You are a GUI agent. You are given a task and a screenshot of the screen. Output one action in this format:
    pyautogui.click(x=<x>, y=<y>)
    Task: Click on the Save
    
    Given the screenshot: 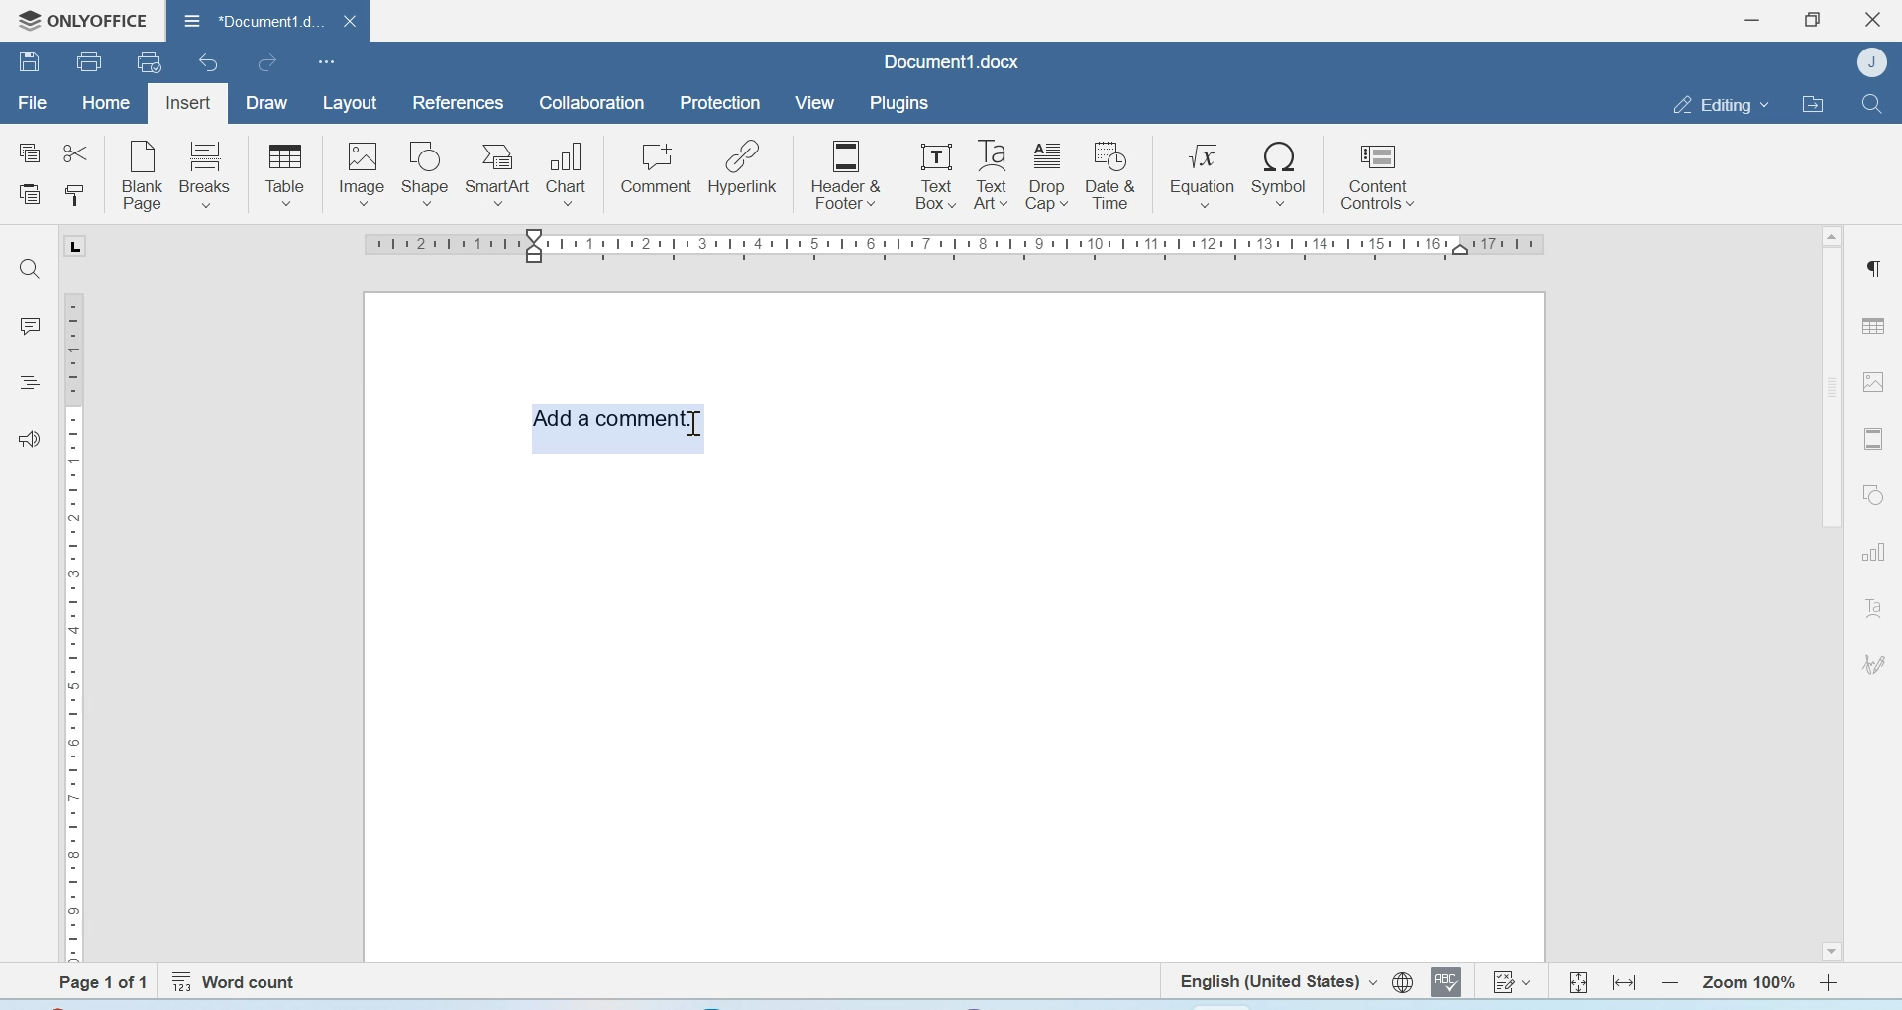 What is the action you would take?
    pyautogui.click(x=29, y=60)
    